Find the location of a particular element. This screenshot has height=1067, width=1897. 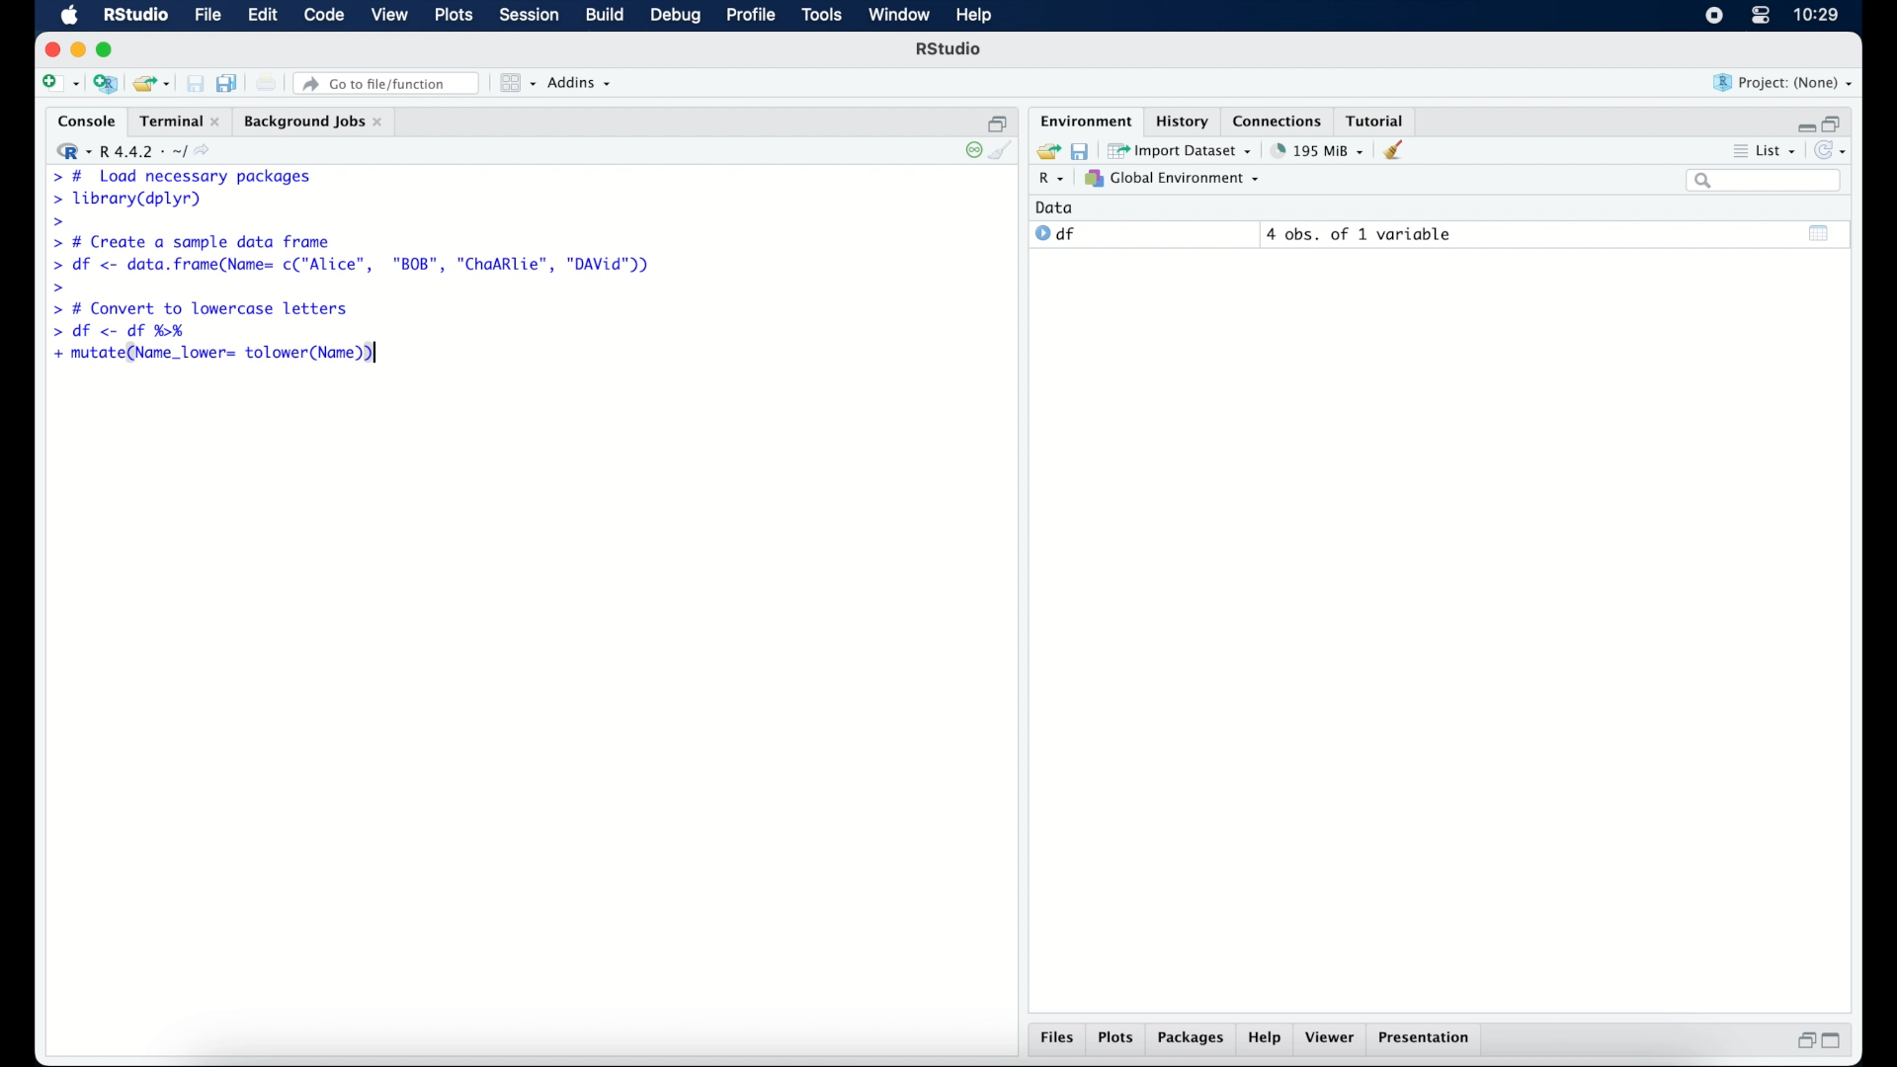

viewer is located at coordinates (1334, 1039).